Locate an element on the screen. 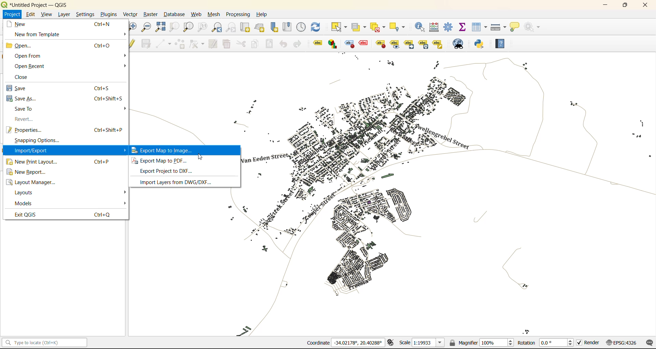 Image resolution: width=656 pixels, height=349 pixels. open is located at coordinates (22, 45).